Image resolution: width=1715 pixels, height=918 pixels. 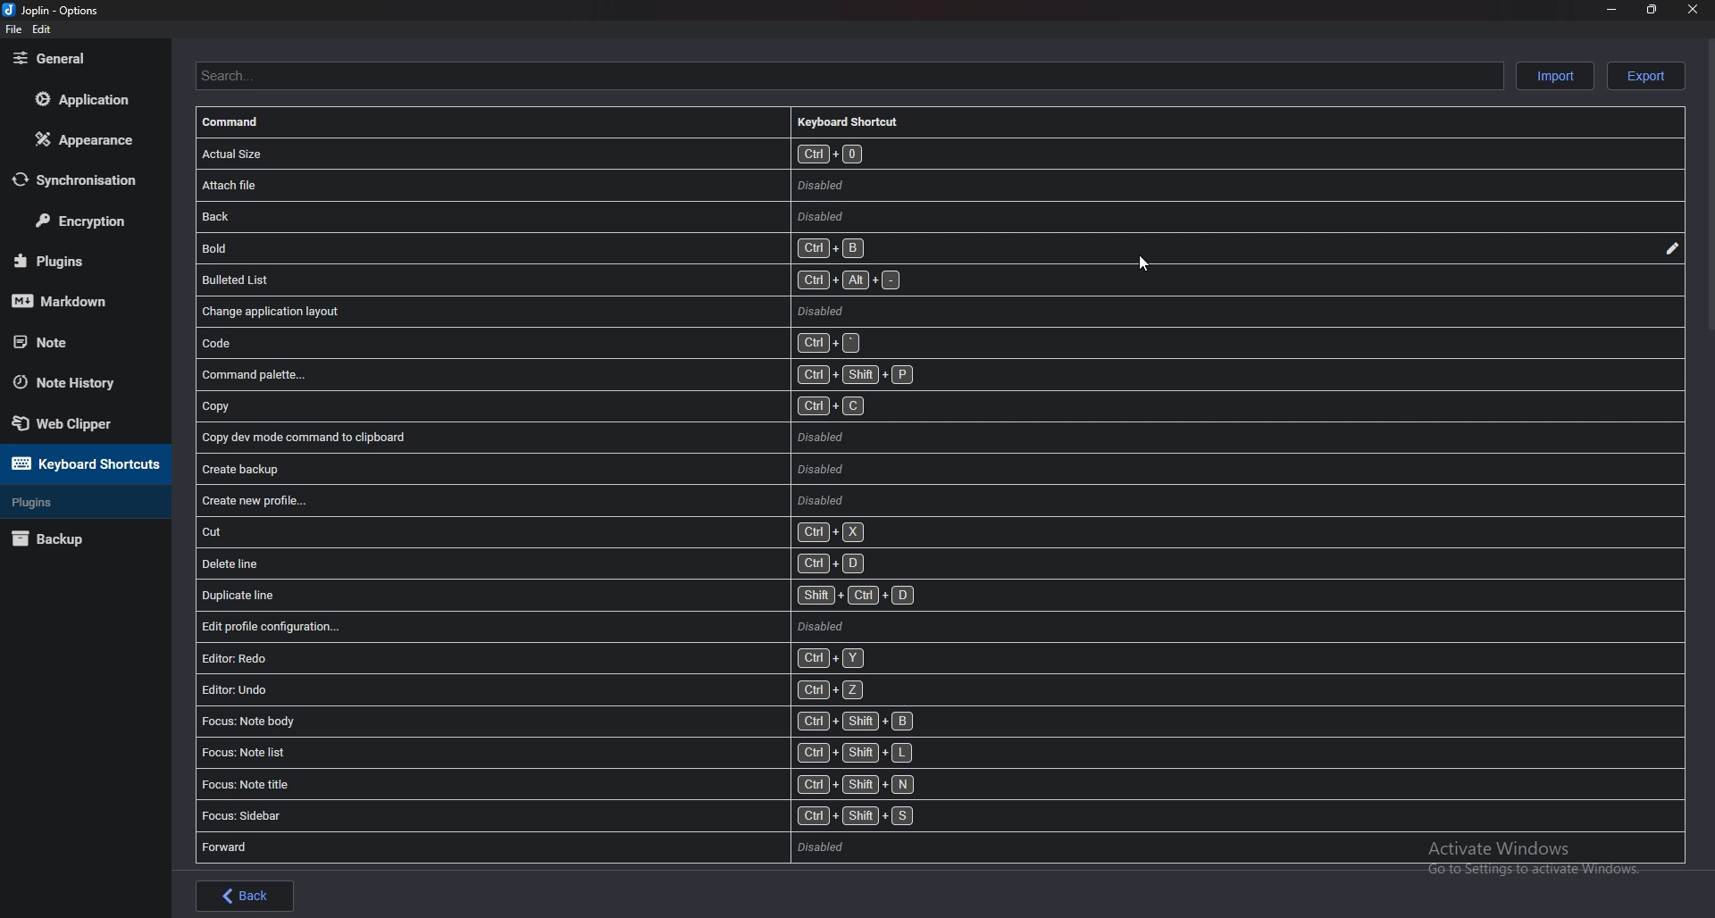 I want to click on Web clipper, so click(x=84, y=422).